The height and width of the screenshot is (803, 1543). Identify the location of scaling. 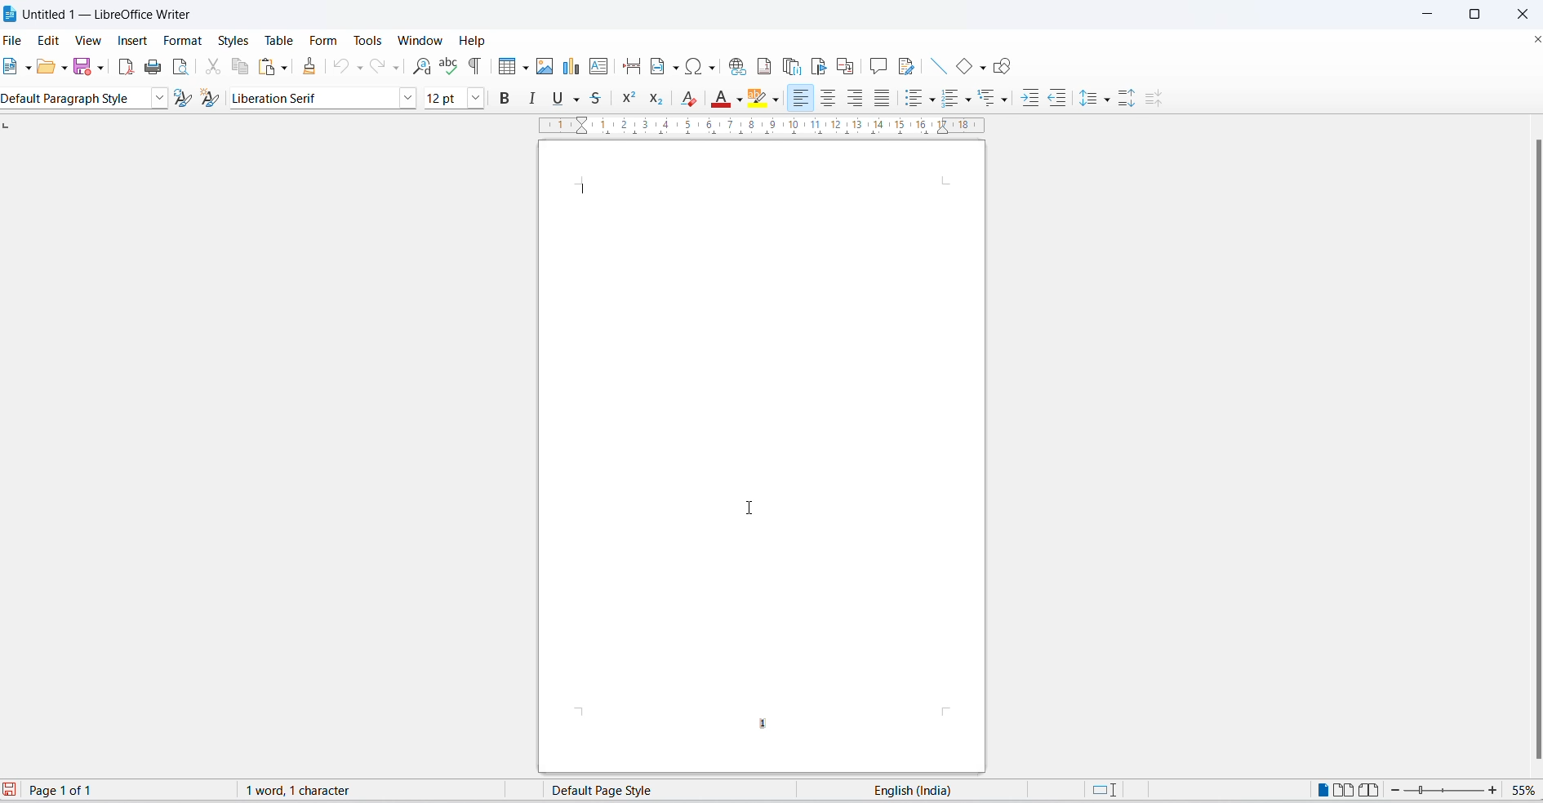
(769, 126).